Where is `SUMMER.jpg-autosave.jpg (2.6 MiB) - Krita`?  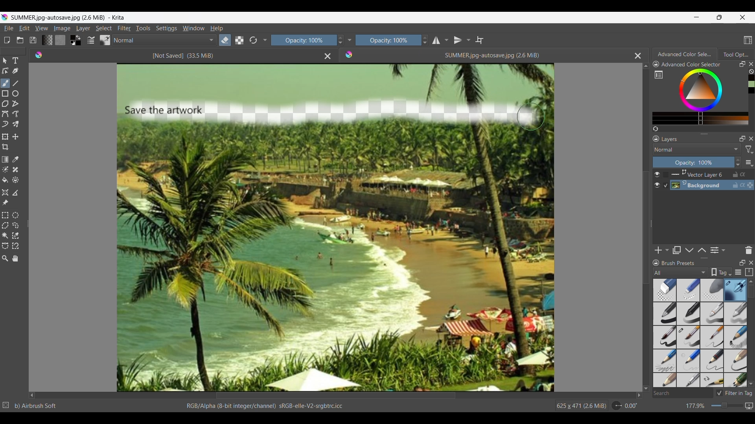 SUMMER.jpg-autosave.jpg (2.6 MiB) - Krita is located at coordinates (70, 17).